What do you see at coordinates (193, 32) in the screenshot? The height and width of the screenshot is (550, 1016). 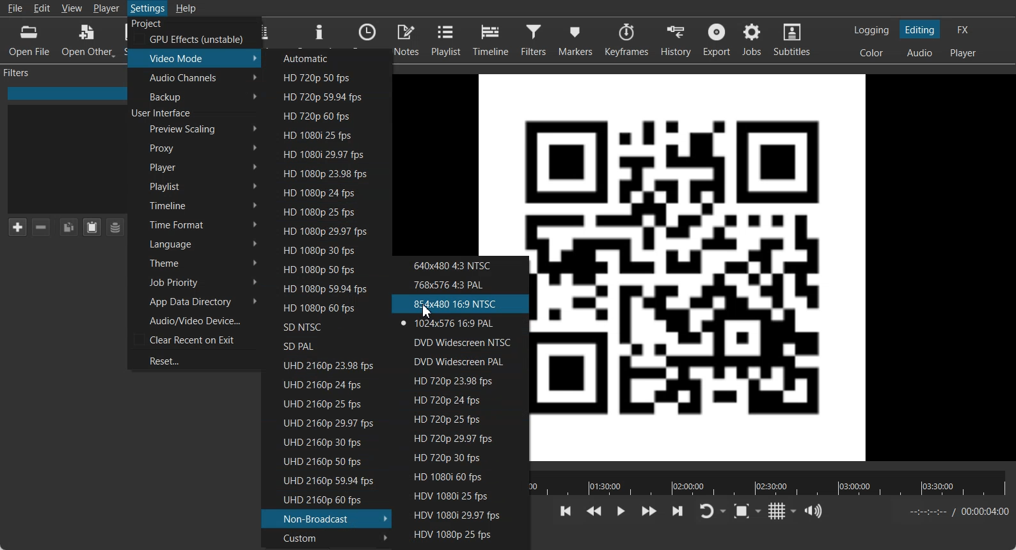 I see `Project GPU Effect` at bounding box center [193, 32].